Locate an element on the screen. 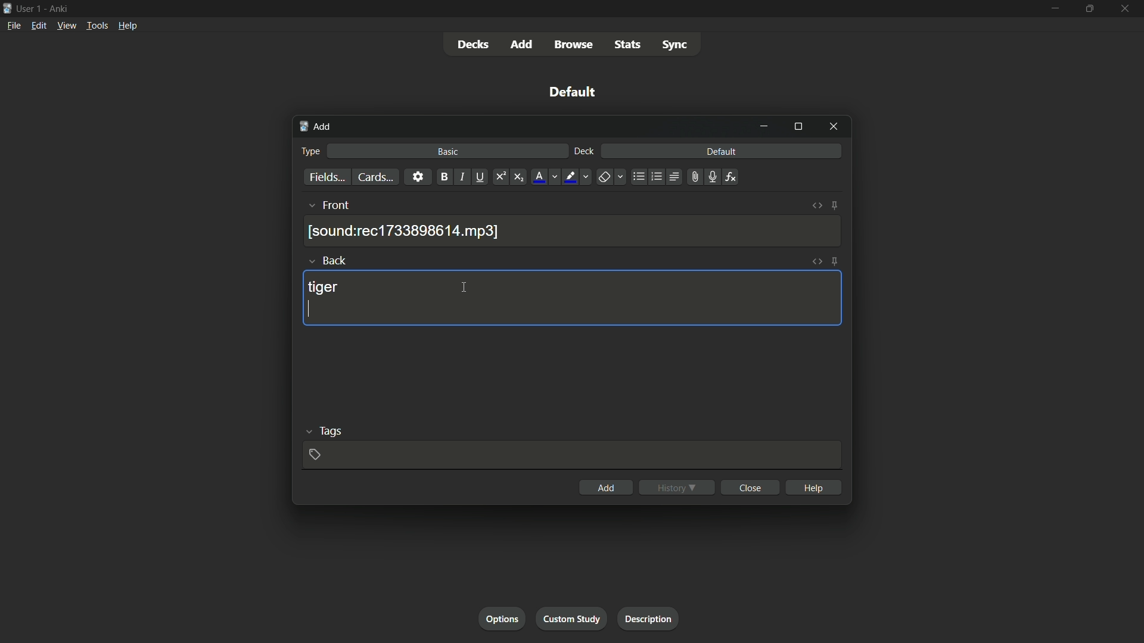 This screenshot has width=1144, height=643. app icon is located at coordinates (7, 7).